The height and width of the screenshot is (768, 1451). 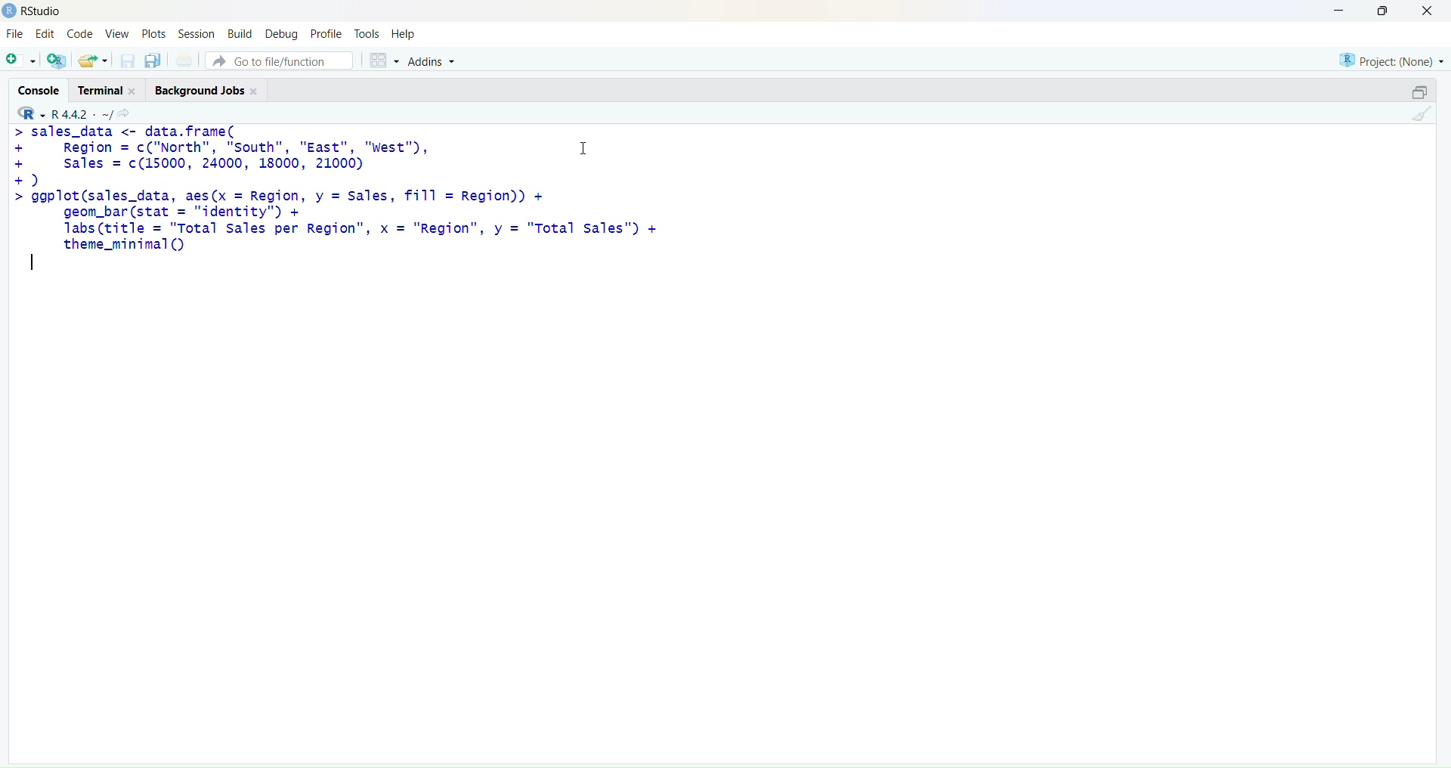 What do you see at coordinates (406, 35) in the screenshot?
I see `Help` at bounding box center [406, 35].